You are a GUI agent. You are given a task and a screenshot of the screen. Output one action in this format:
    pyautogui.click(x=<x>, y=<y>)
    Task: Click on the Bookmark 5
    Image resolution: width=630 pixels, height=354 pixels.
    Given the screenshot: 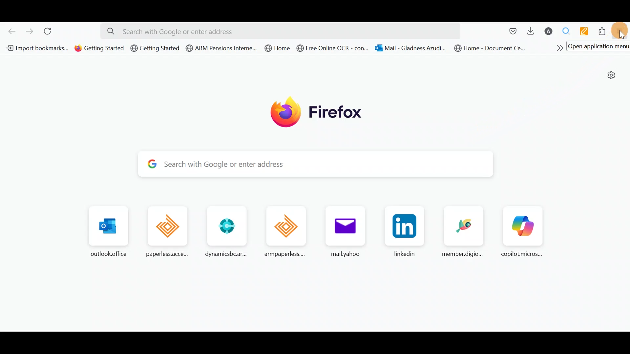 What is the action you would take?
    pyautogui.click(x=277, y=48)
    